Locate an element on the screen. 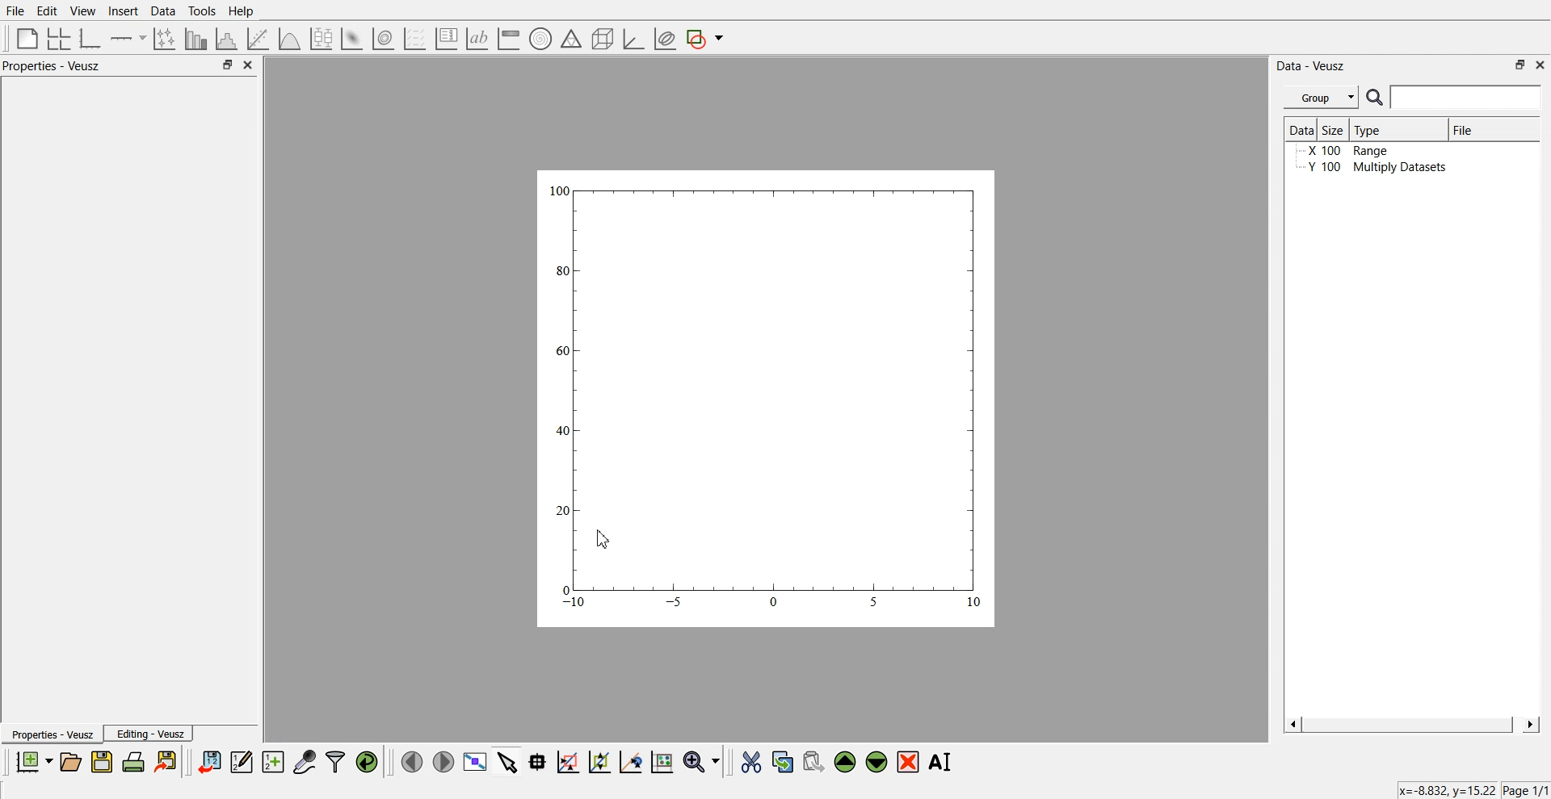 The image size is (1551, 799). zoom out the graph axes is located at coordinates (598, 761).